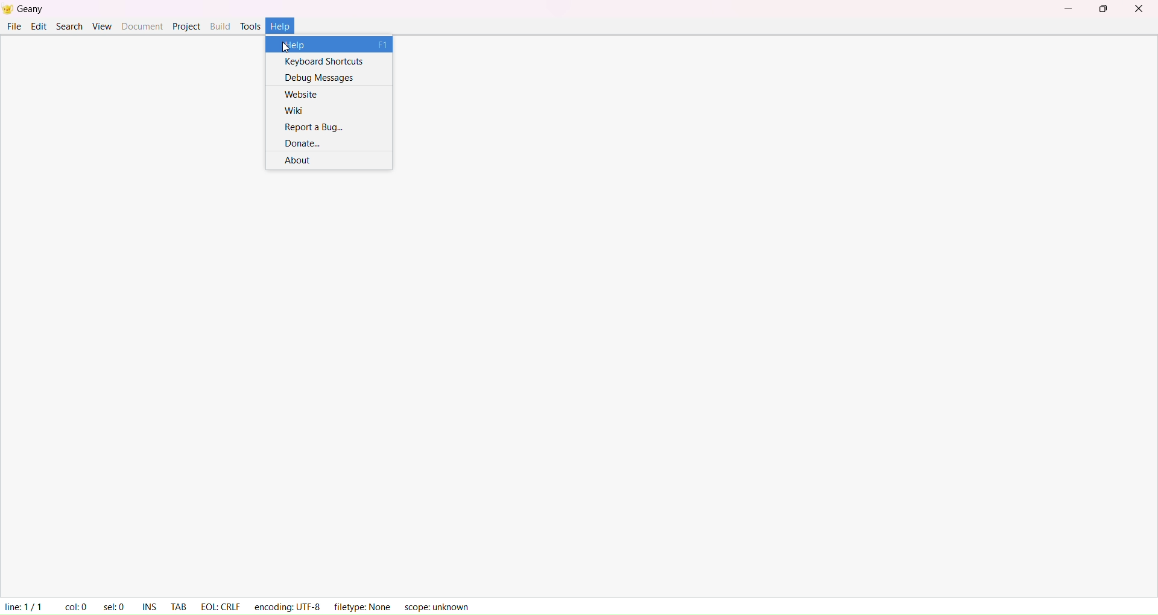 This screenshot has width=1158, height=615. What do you see at coordinates (322, 60) in the screenshot?
I see `keyboard` at bounding box center [322, 60].